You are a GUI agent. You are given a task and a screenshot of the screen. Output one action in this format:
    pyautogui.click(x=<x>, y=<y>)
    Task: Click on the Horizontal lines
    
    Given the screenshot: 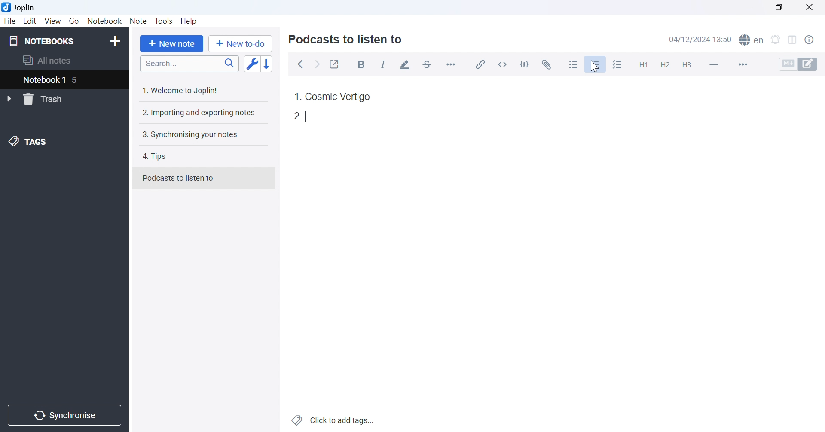 What is the action you would take?
    pyautogui.click(x=714, y=64)
    